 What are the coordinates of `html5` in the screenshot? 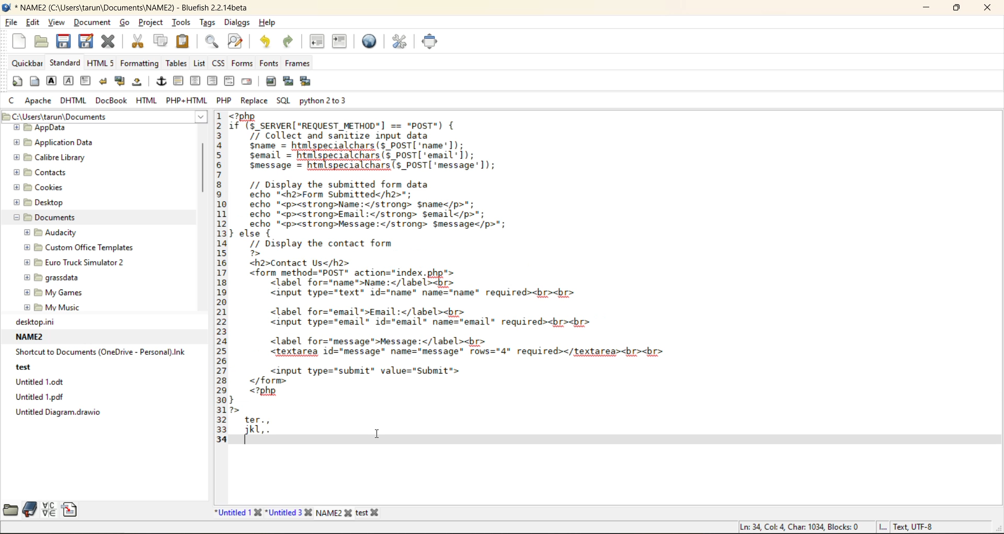 It's located at (100, 63).